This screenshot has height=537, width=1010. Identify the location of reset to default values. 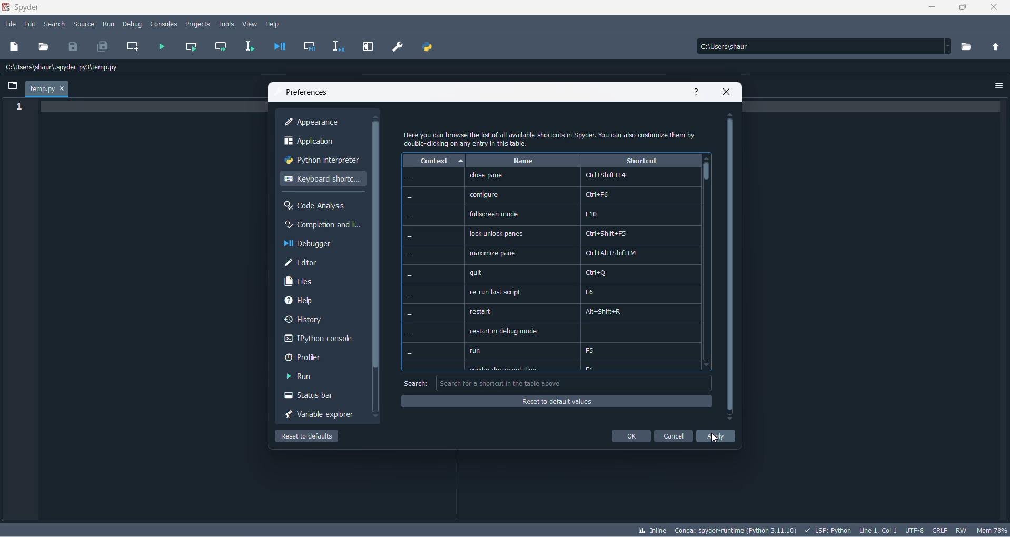
(557, 403).